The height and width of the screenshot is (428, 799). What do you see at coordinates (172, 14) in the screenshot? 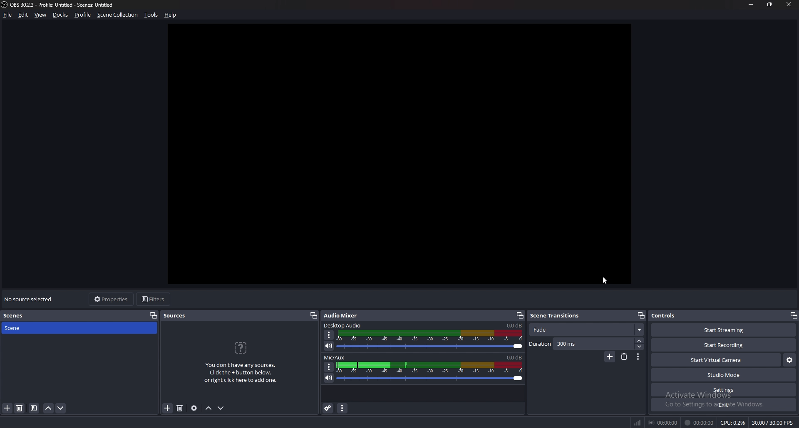
I see `help` at bounding box center [172, 14].